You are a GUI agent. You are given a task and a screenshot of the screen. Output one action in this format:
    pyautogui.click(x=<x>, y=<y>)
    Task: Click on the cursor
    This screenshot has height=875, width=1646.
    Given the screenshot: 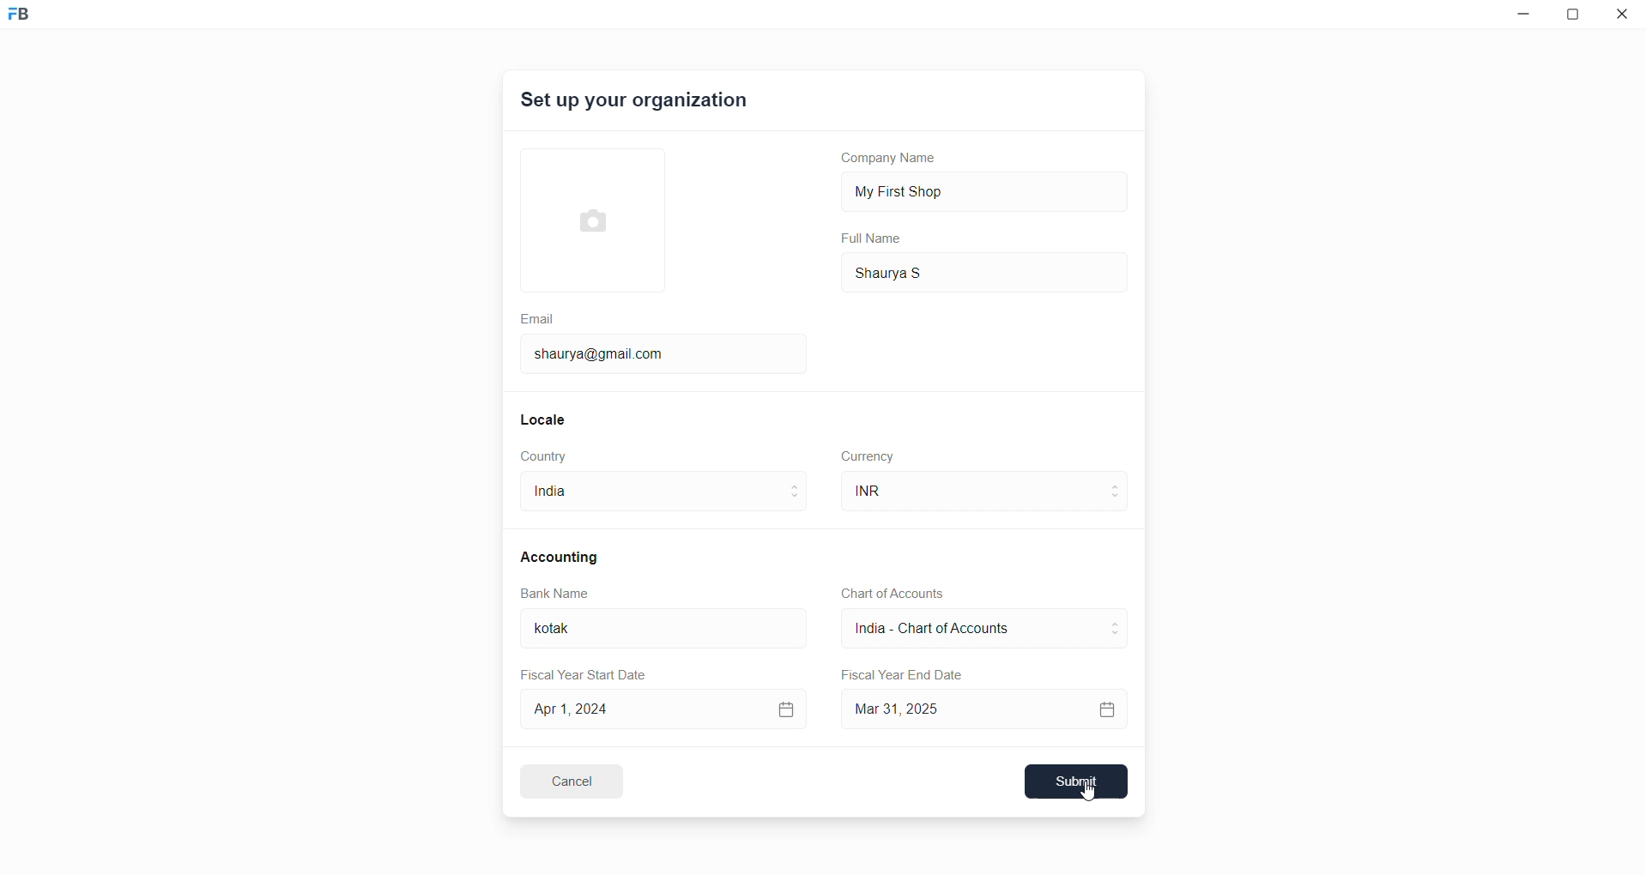 What is the action you would take?
    pyautogui.click(x=1089, y=791)
    